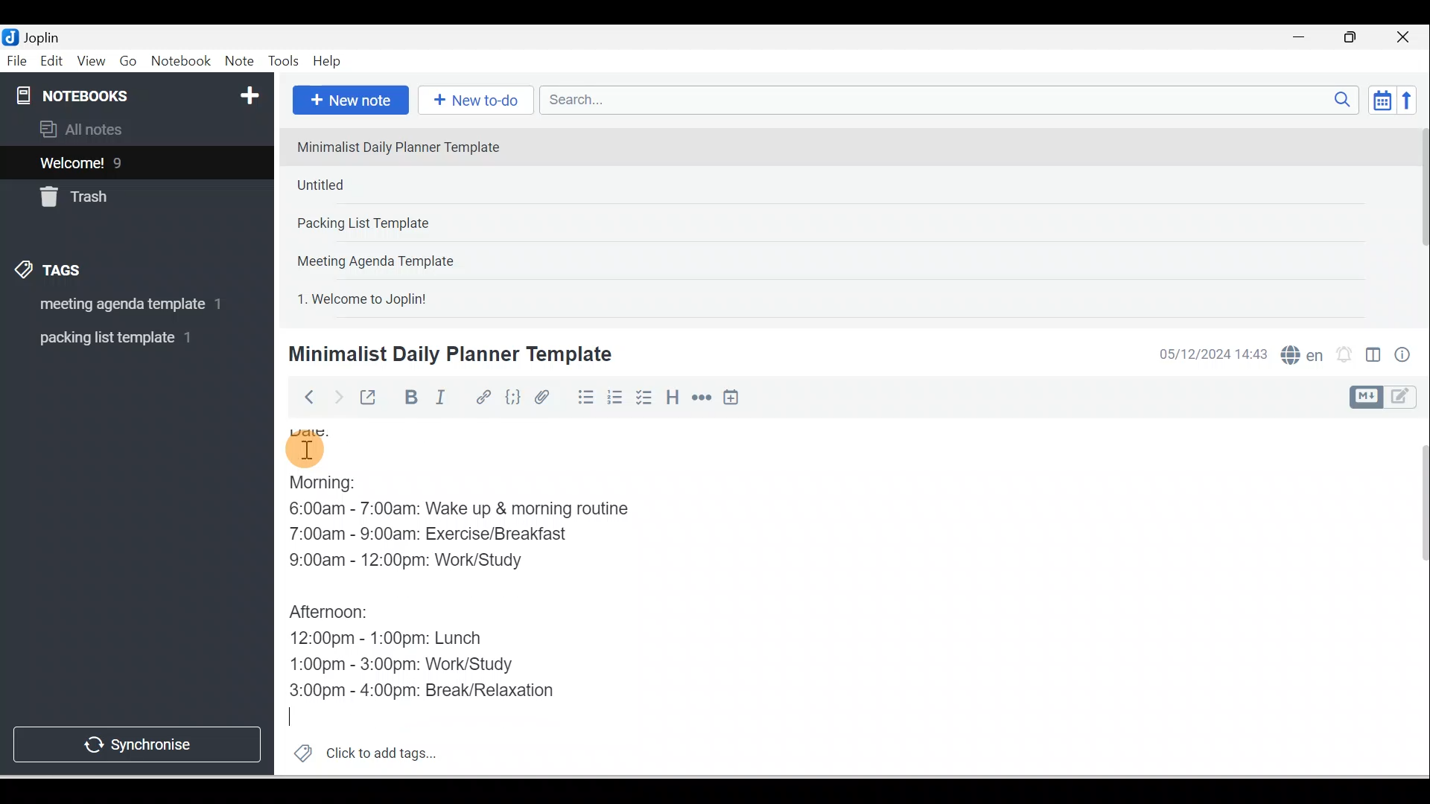  Describe the element at coordinates (1404, 357) in the screenshot. I see `Note properties` at that location.